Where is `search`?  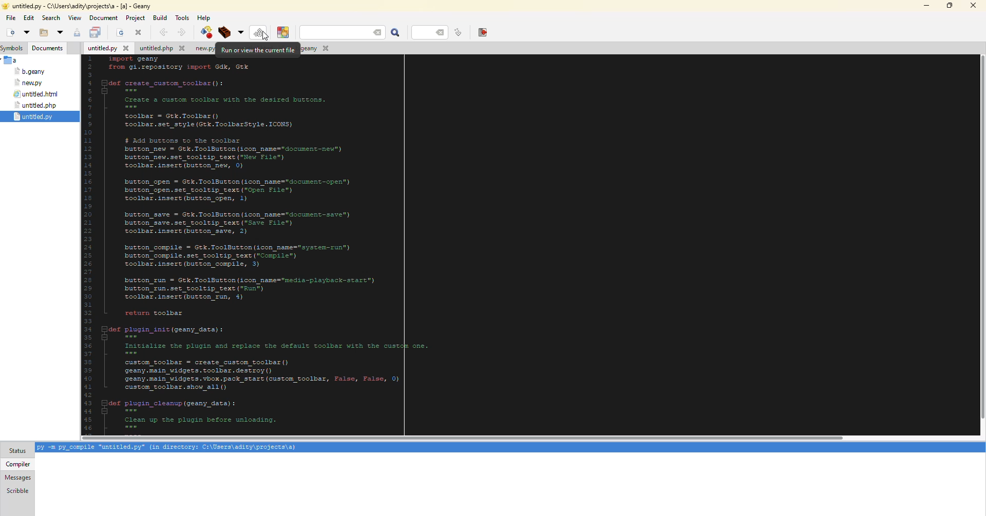
search is located at coordinates (51, 18).